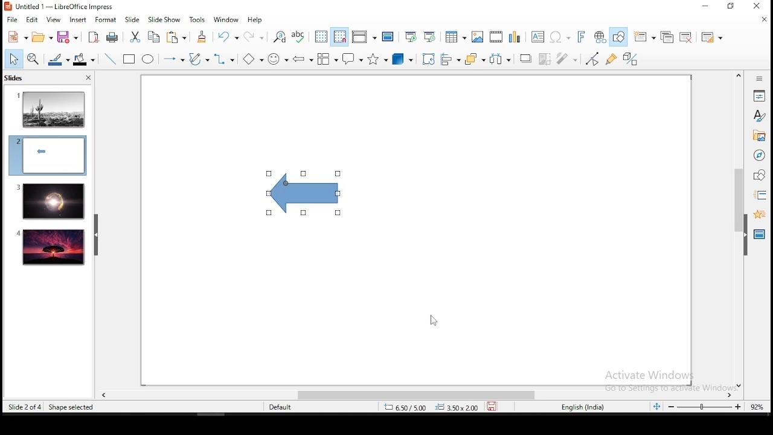 Image resolution: width=773 pixels, height=435 pixels. Describe the element at coordinates (113, 37) in the screenshot. I see `print` at that location.